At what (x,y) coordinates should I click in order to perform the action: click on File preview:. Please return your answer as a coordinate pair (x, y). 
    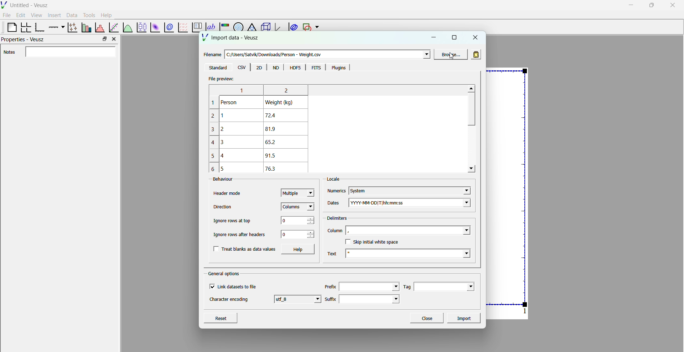
    Looking at the image, I should click on (221, 79).